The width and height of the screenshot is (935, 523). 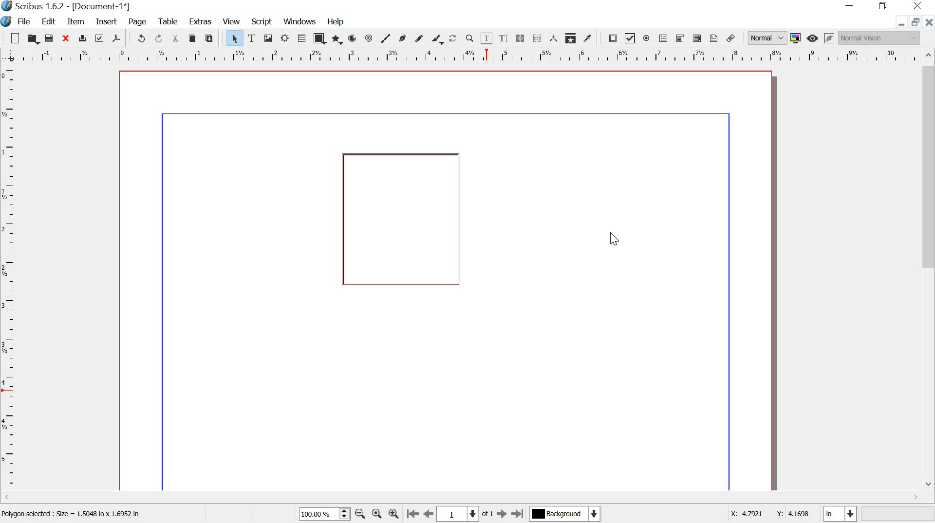 What do you see at coordinates (830, 38) in the screenshot?
I see `edit in preview mode` at bounding box center [830, 38].